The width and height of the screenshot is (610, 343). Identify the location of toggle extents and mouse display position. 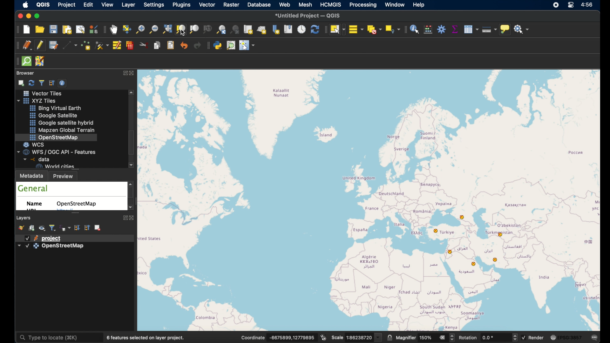
(324, 337).